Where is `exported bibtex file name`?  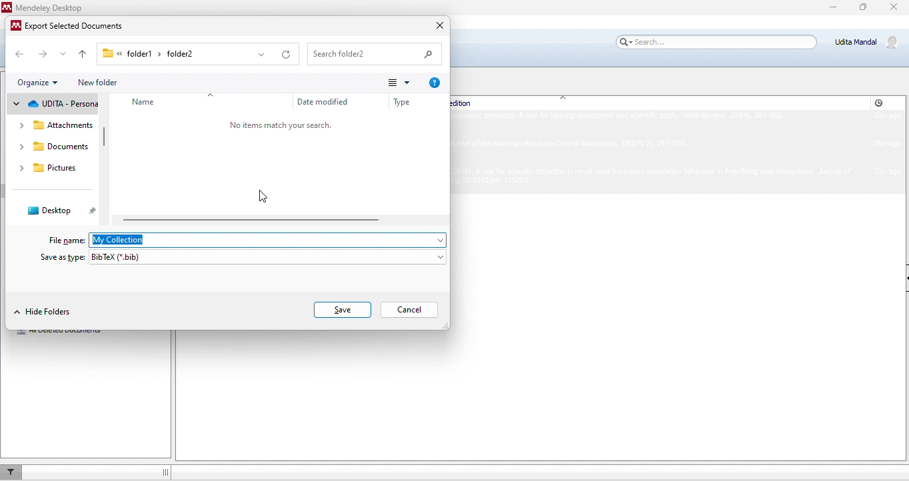
exported bibtex file name is located at coordinates (267, 240).